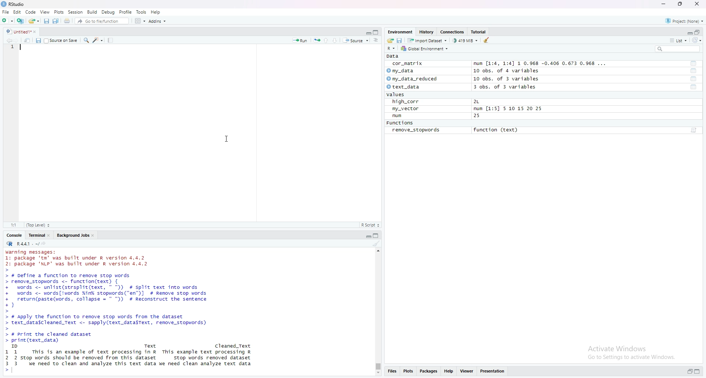  What do you see at coordinates (400, 32) in the screenshot?
I see `Environment` at bounding box center [400, 32].